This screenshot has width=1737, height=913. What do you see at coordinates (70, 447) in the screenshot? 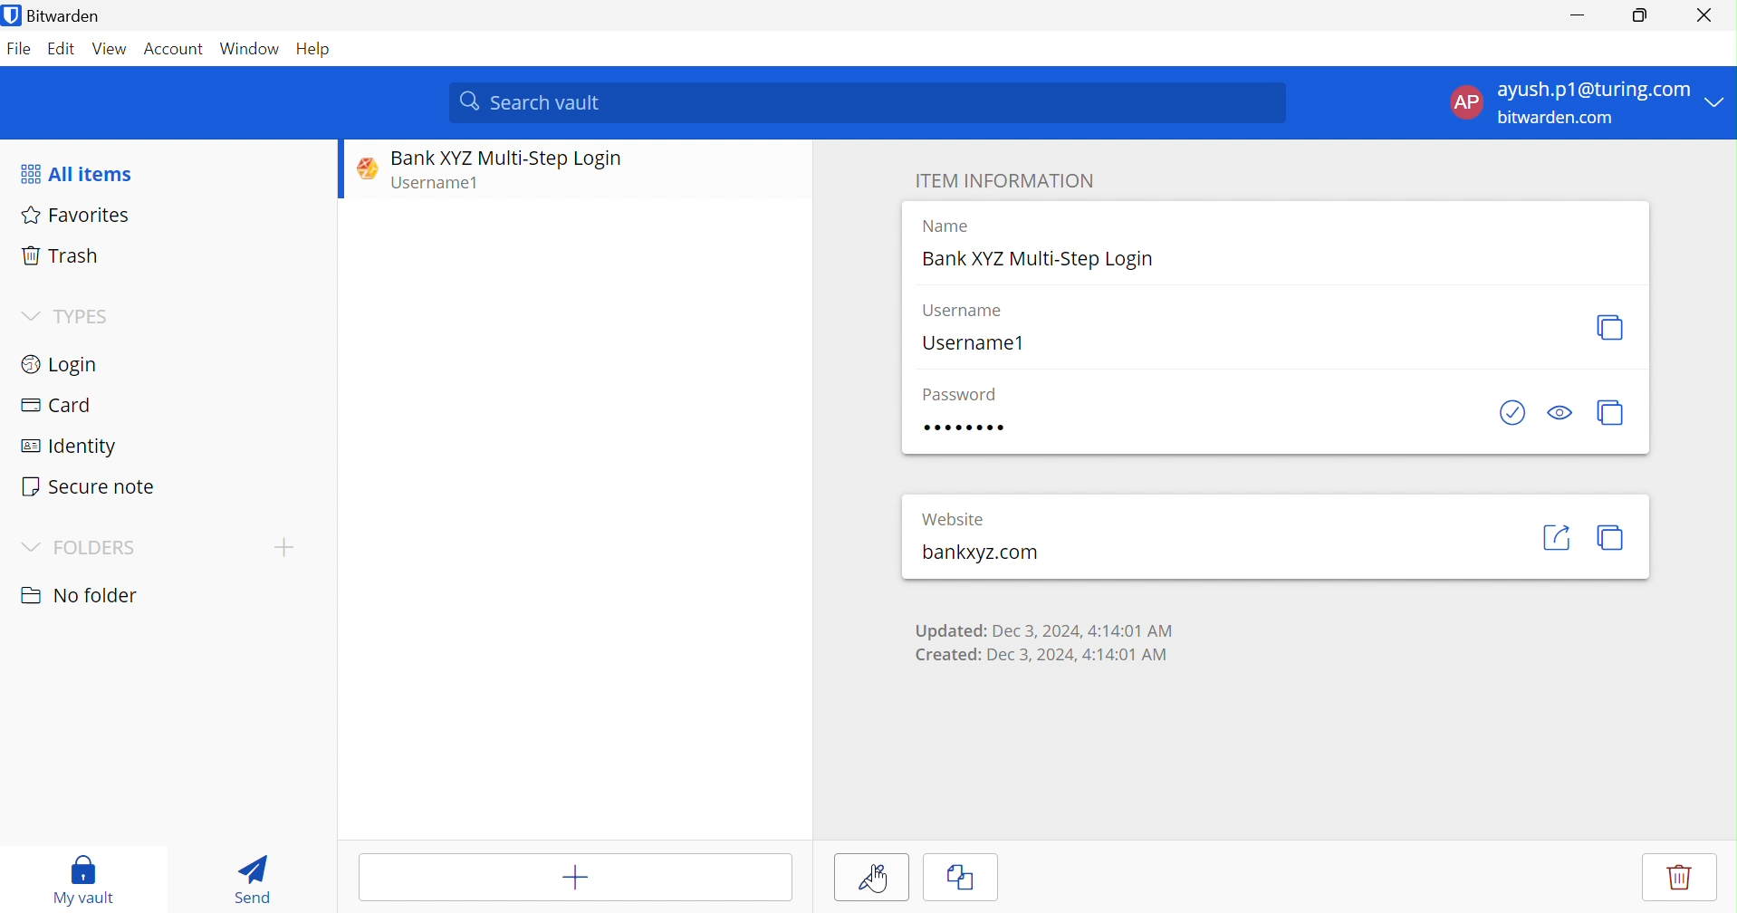
I see `Identity` at bounding box center [70, 447].